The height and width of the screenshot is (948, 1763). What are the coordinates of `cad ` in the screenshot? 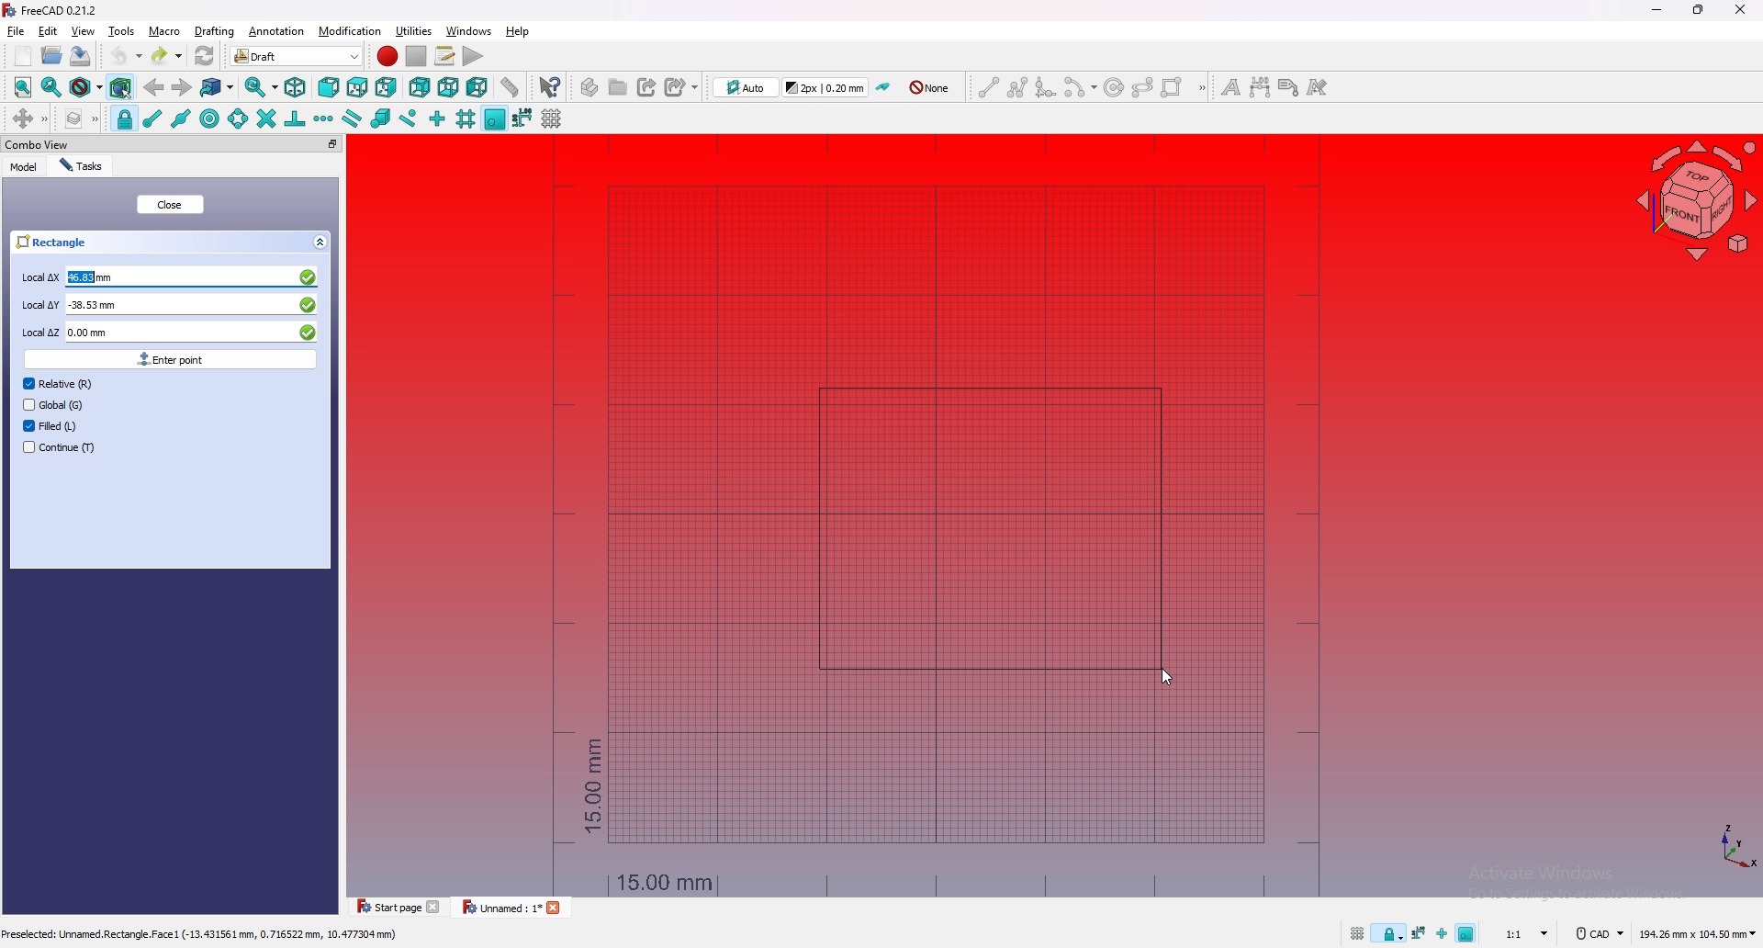 It's located at (1597, 934).